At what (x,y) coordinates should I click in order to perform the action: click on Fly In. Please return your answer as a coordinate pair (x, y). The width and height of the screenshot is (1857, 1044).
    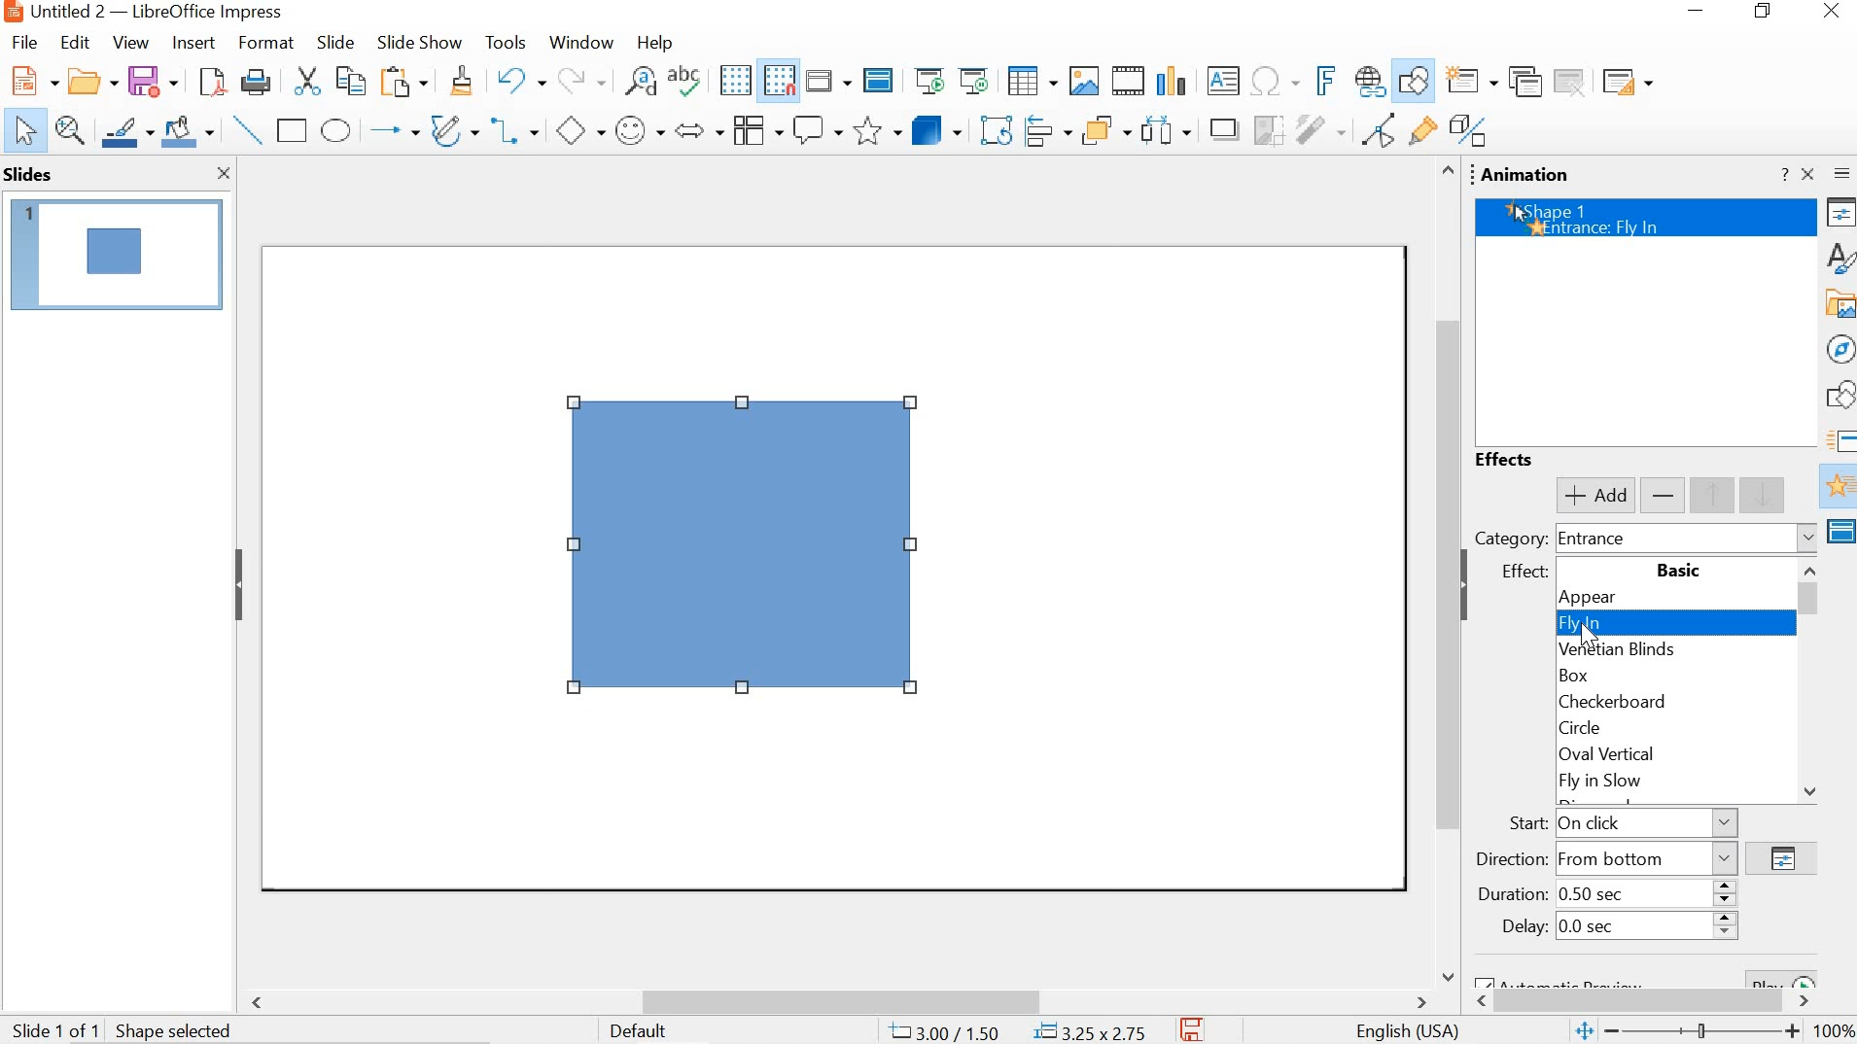
    Looking at the image, I should click on (1676, 623).